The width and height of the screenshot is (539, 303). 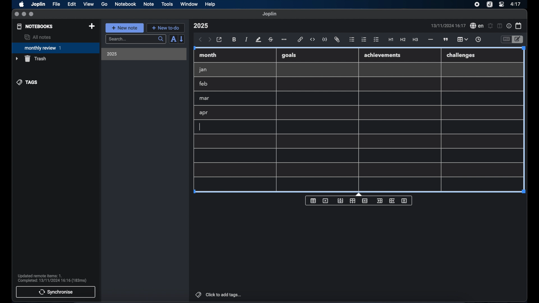 What do you see at coordinates (204, 113) in the screenshot?
I see `apr` at bounding box center [204, 113].